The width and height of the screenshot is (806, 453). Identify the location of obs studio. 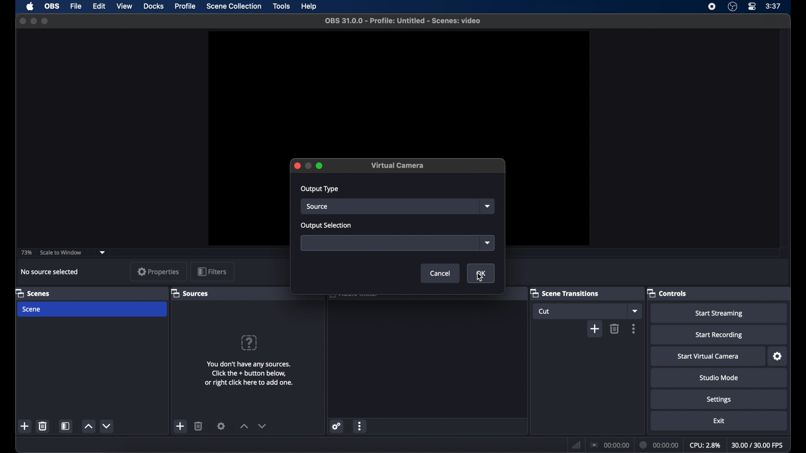
(733, 7).